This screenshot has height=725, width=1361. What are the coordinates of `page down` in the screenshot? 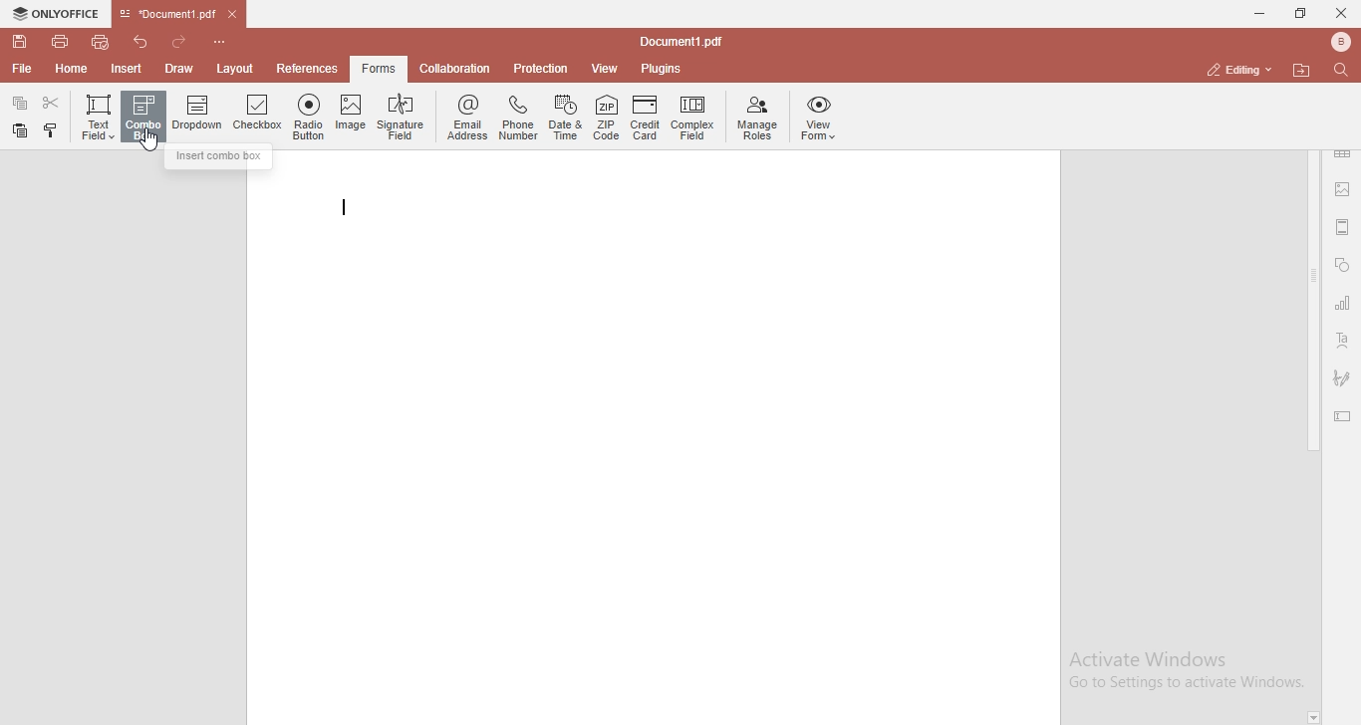 It's located at (1313, 718).